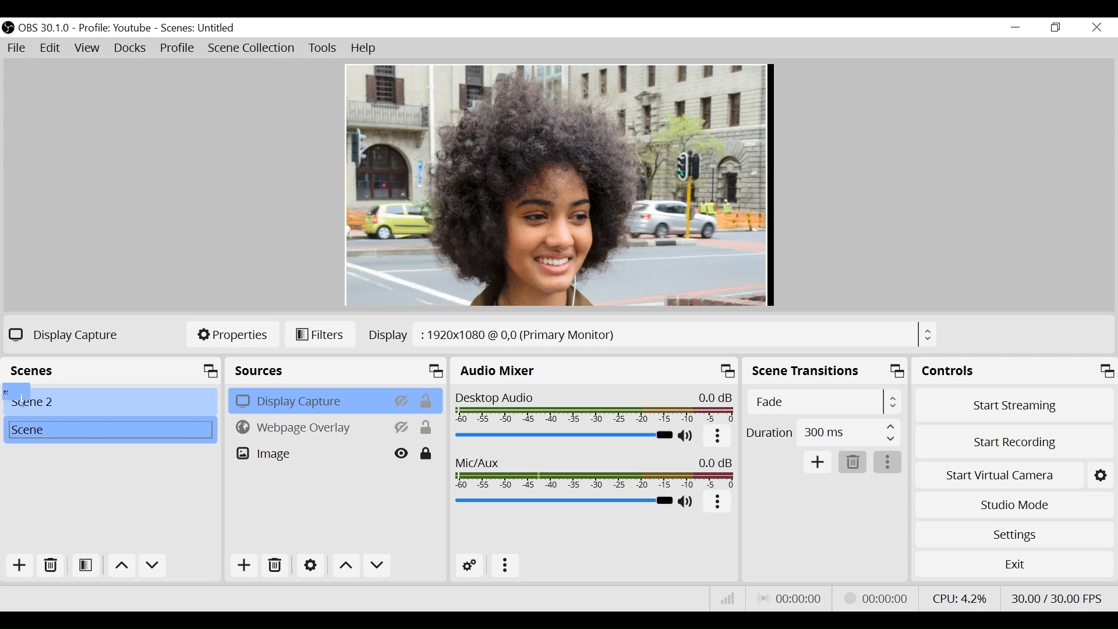  Describe the element at coordinates (232, 335) in the screenshot. I see `Properties` at that location.